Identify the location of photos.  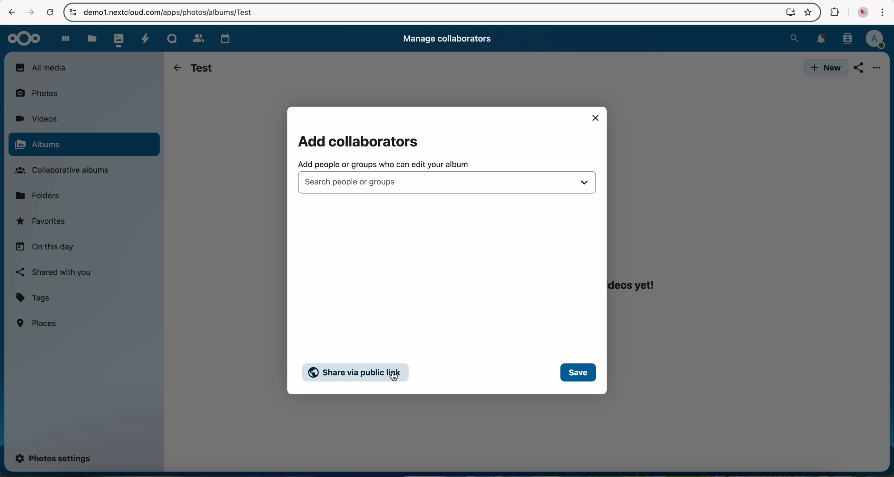
(41, 92).